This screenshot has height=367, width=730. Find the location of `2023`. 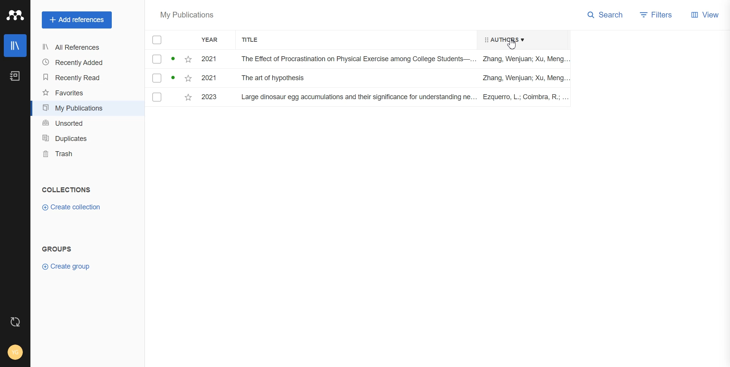

2023 is located at coordinates (208, 97).